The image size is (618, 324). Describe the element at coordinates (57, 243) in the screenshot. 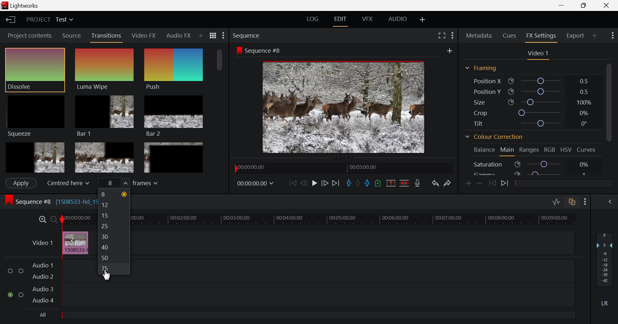

I see `Clip Inserted in Video Layer` at that location.